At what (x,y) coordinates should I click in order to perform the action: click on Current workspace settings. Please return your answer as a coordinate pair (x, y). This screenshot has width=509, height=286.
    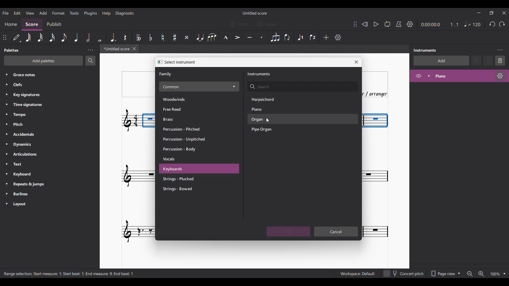
    Looking at the image, I should click on (357, 273).